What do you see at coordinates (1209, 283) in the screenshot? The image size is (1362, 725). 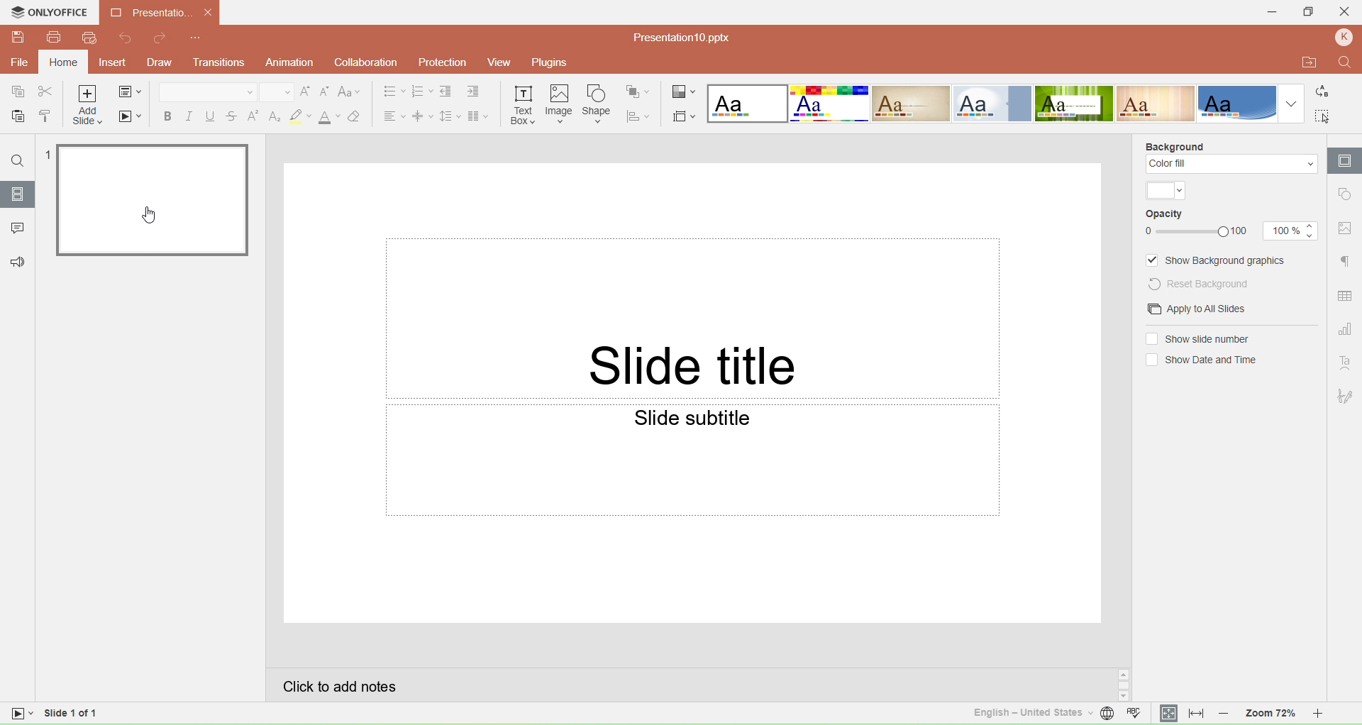 I see `Rest background` at bounding box center [1209, 283].